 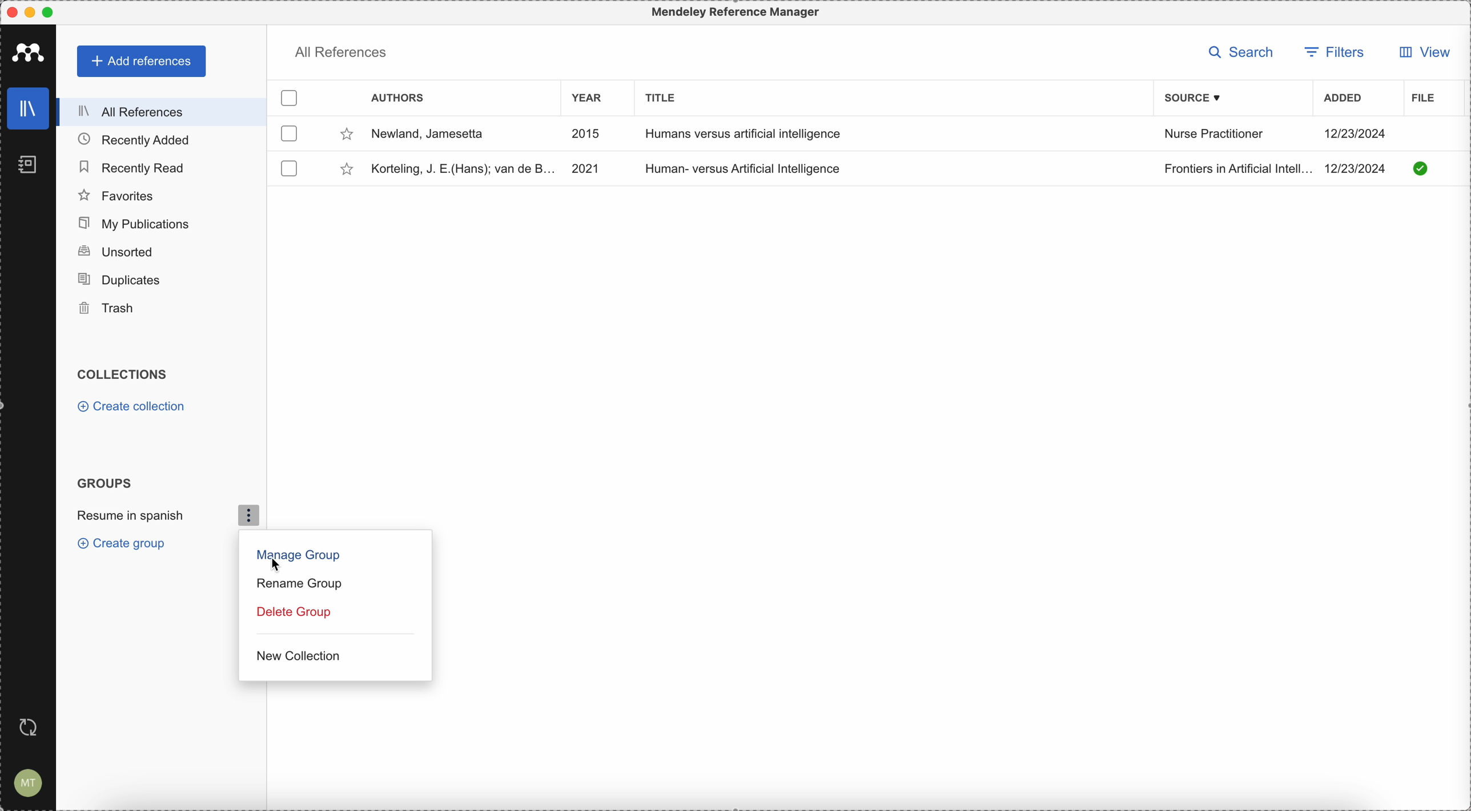 I want to click on Human- versus Artificial Intelligence, so click(x=746, y=168).